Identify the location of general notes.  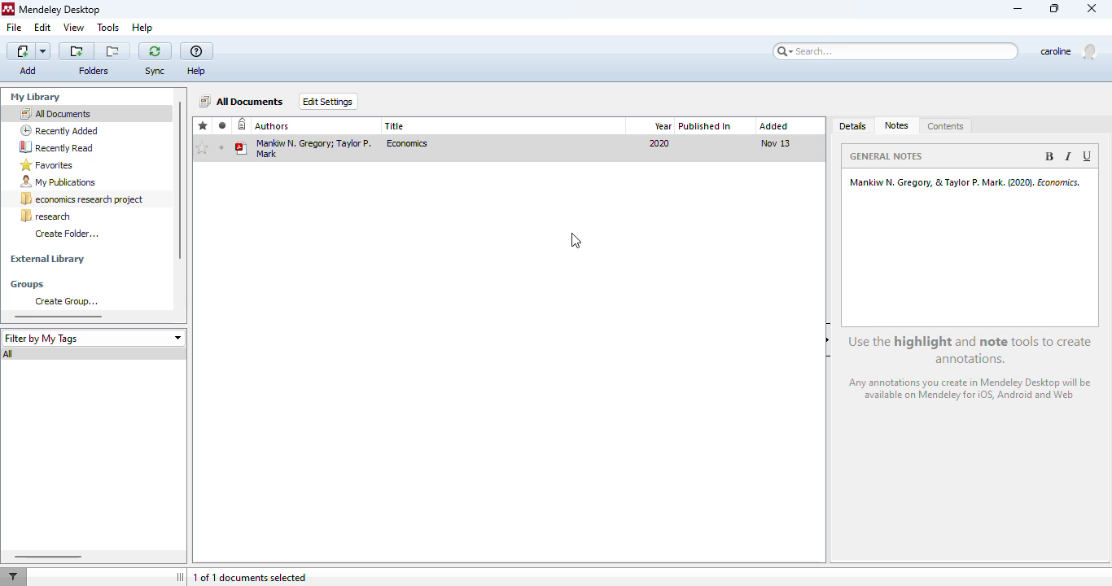
(889, 155).